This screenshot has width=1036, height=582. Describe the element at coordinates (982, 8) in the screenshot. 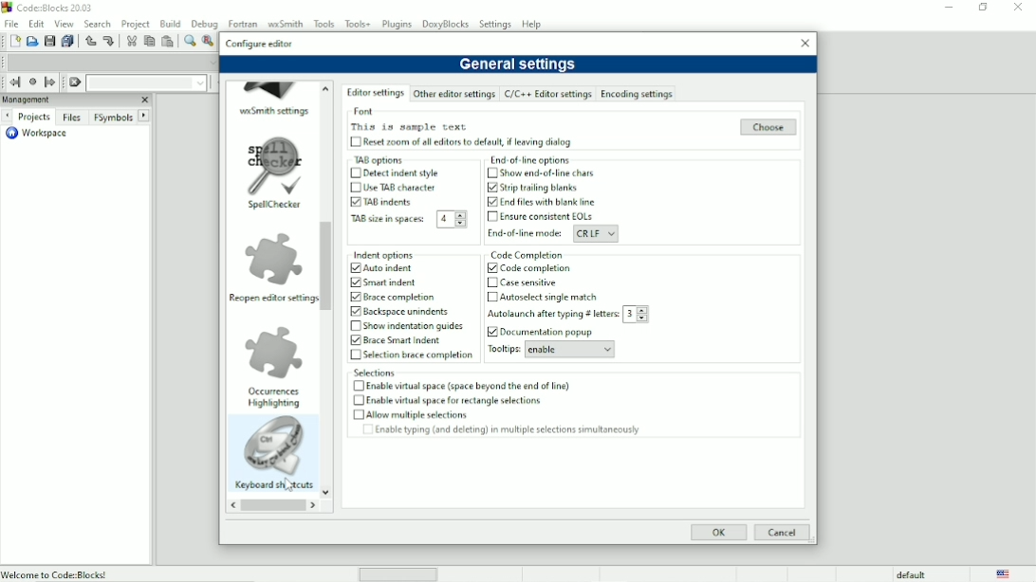

I see `Maximize` at that location.